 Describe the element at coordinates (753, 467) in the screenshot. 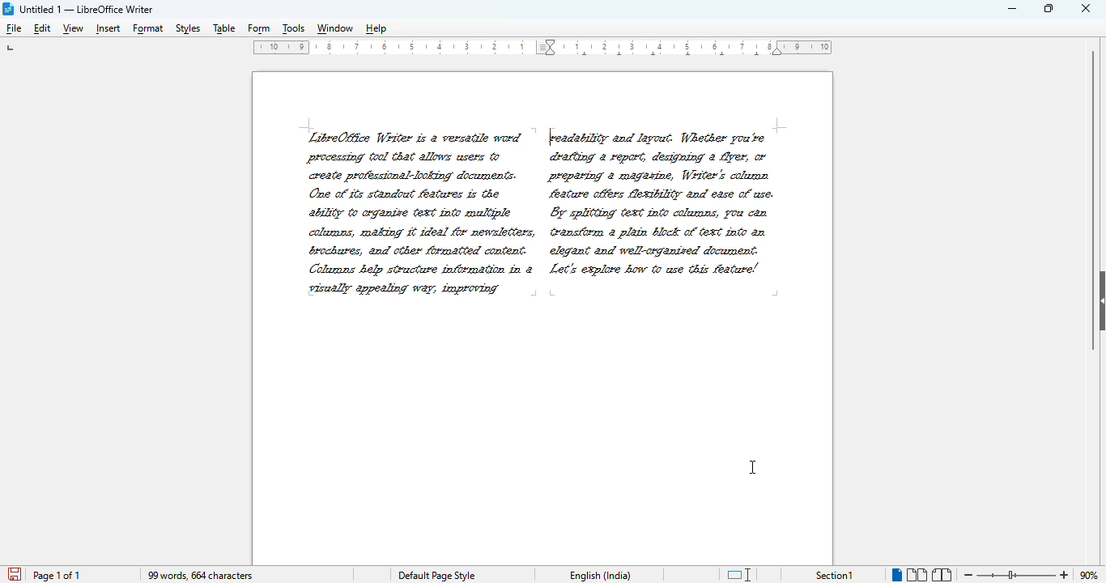

I see `cursor` at that location.